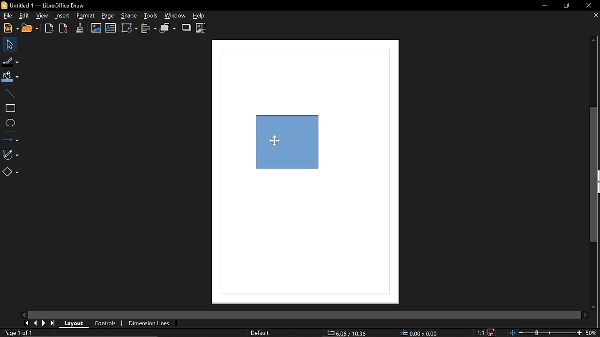  What do you see at coordinates (129, 29) in the screenshot?
I see `Transformation` at bounding box center [129, 29].